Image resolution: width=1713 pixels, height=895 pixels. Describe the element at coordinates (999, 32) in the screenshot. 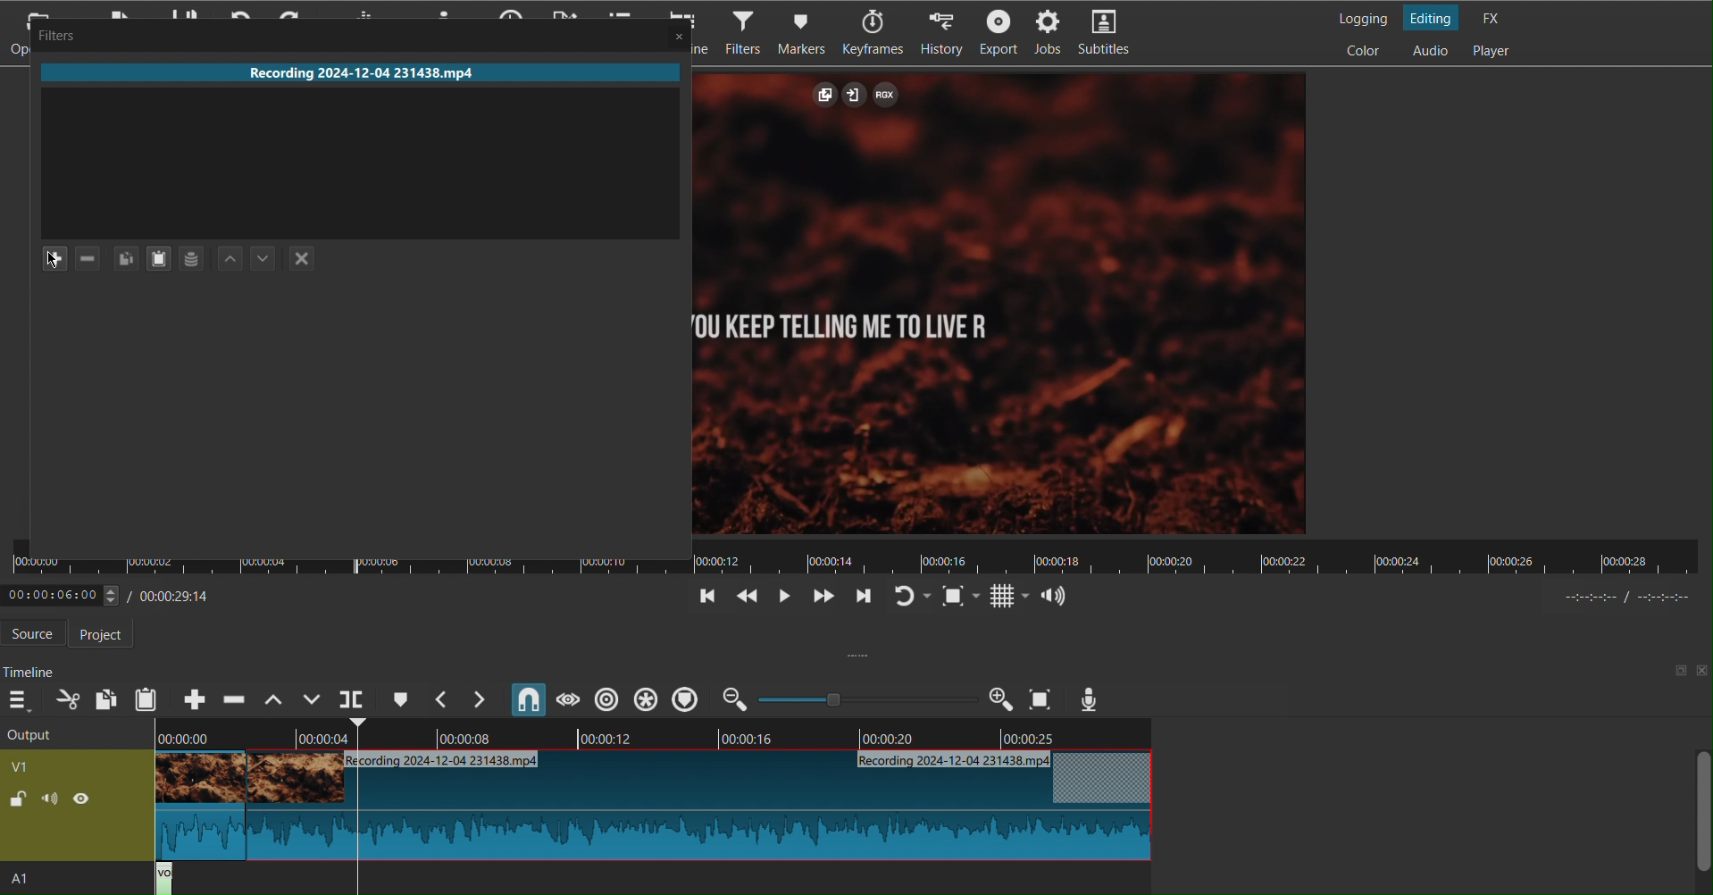

I see `Export` at that location.